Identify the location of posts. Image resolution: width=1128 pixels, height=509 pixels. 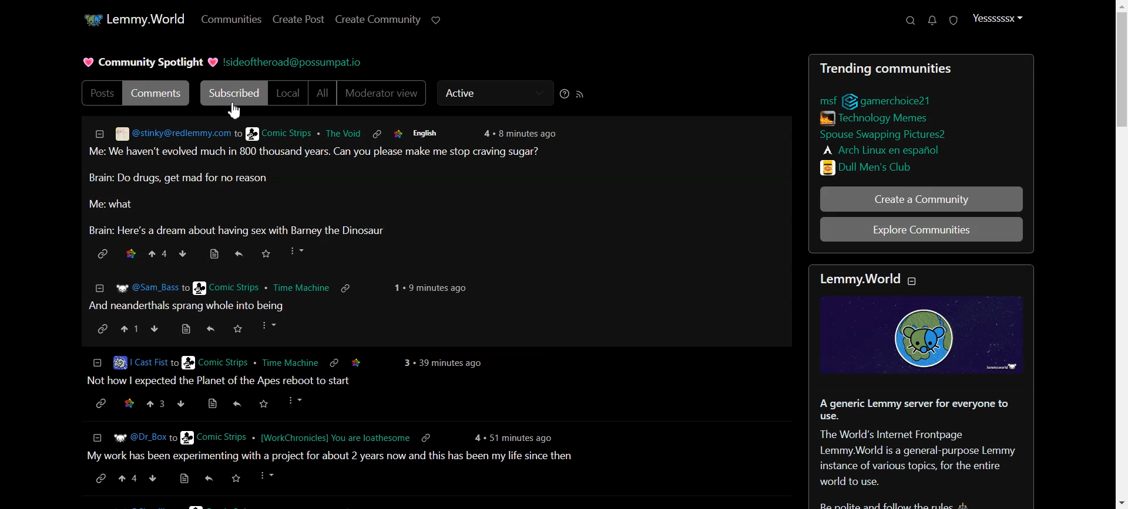
(432, 455).